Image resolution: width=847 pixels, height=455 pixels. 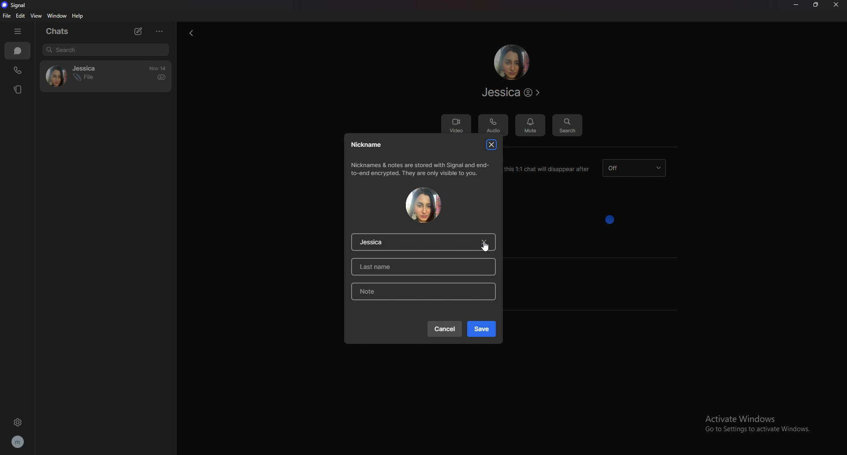 What do you see at coordinates (511, 62) in the screenshot?
I see `contact photo` at bounding box center [511, 62].